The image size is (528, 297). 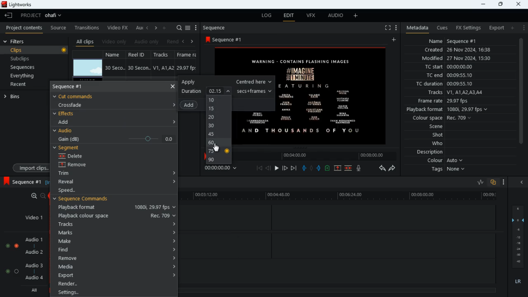 What do you see at coordinates (311, 168) in the screenshot?
I see `hold` at bounding box center [311, 168].